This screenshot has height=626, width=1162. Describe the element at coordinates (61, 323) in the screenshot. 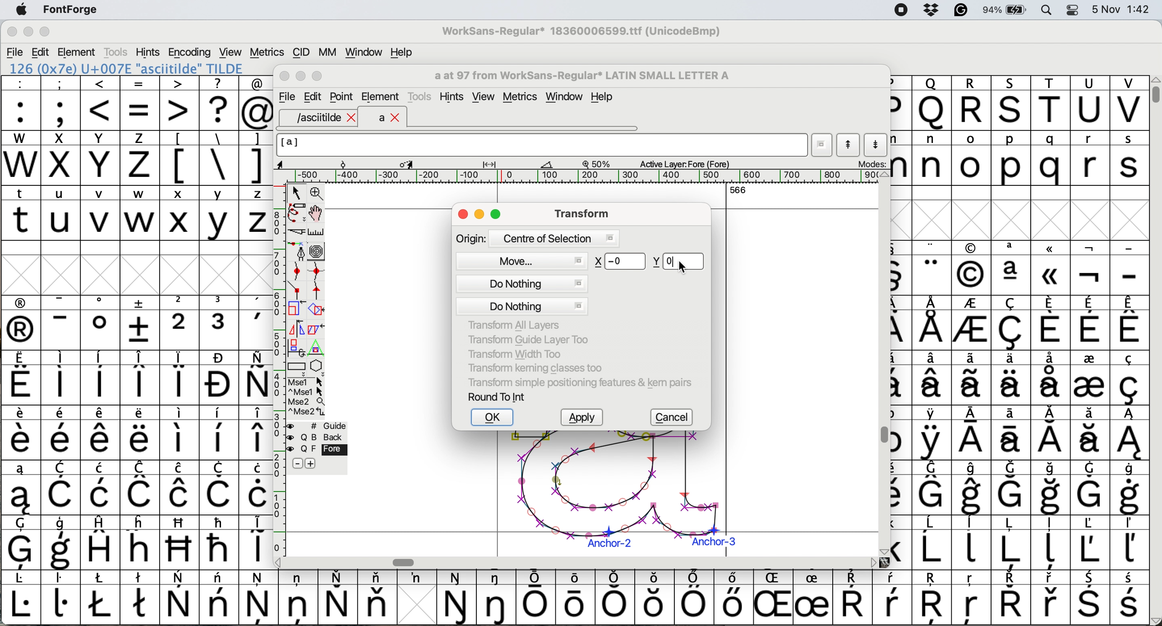

I see `symbol` at that location.